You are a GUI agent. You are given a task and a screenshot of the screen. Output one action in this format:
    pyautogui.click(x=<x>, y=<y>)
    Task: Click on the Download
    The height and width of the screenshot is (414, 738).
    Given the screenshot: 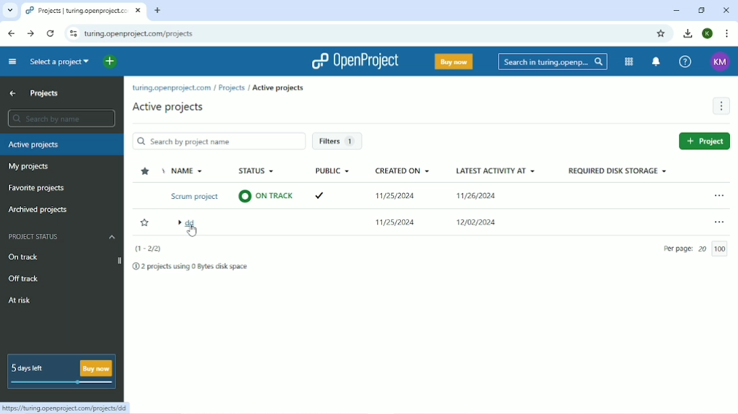 What is the action you would take?
    pyautogui.click(x=687, y=33)
    